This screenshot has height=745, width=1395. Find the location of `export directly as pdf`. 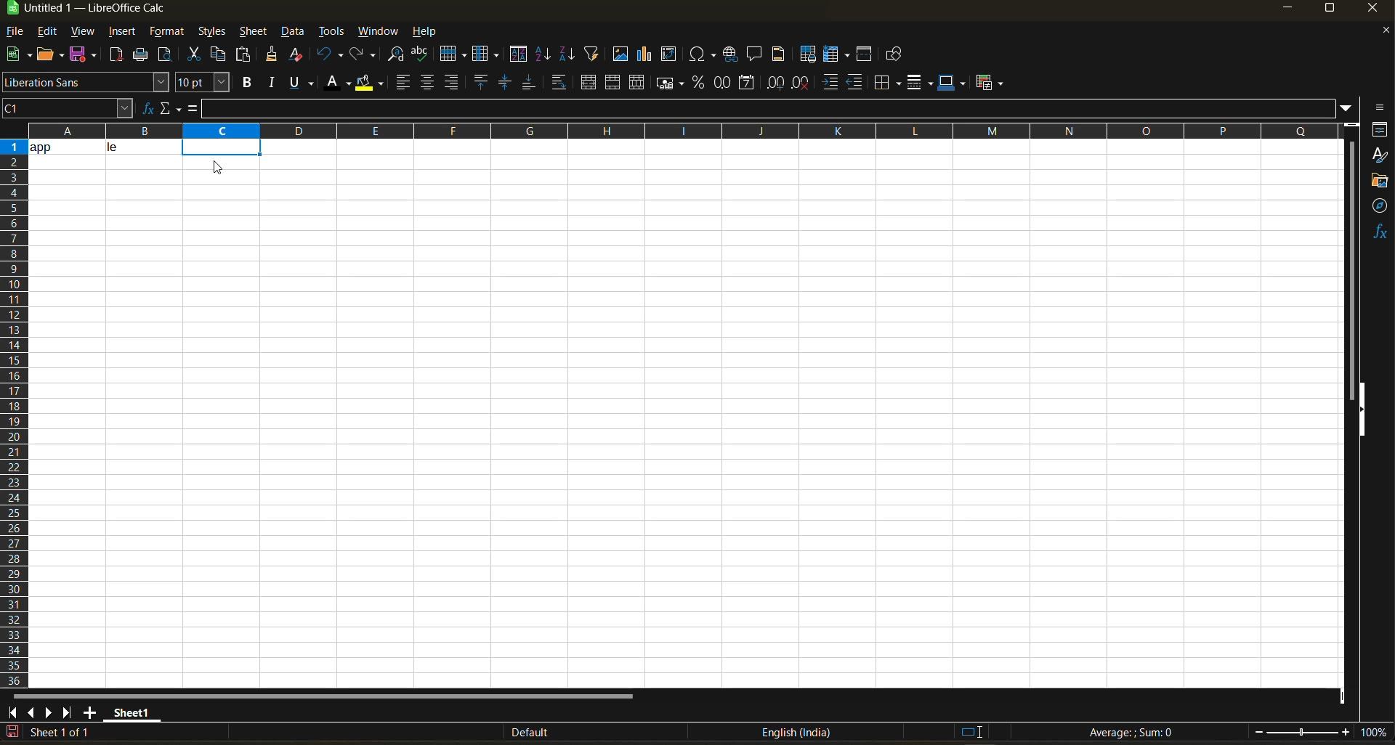

export directly as pdf is located at coordinates (116, 56).